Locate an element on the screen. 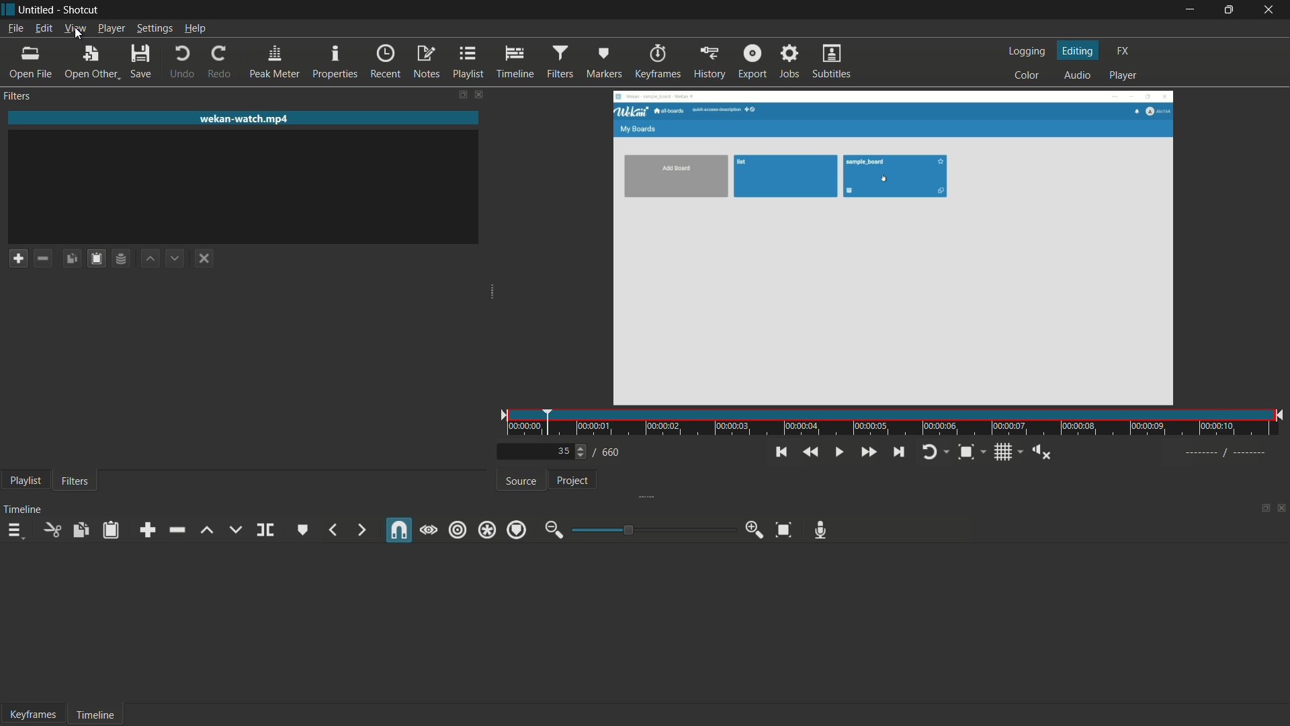 This screenshot has height=726, width=1290. playlist is located at coordinates (466, 63).